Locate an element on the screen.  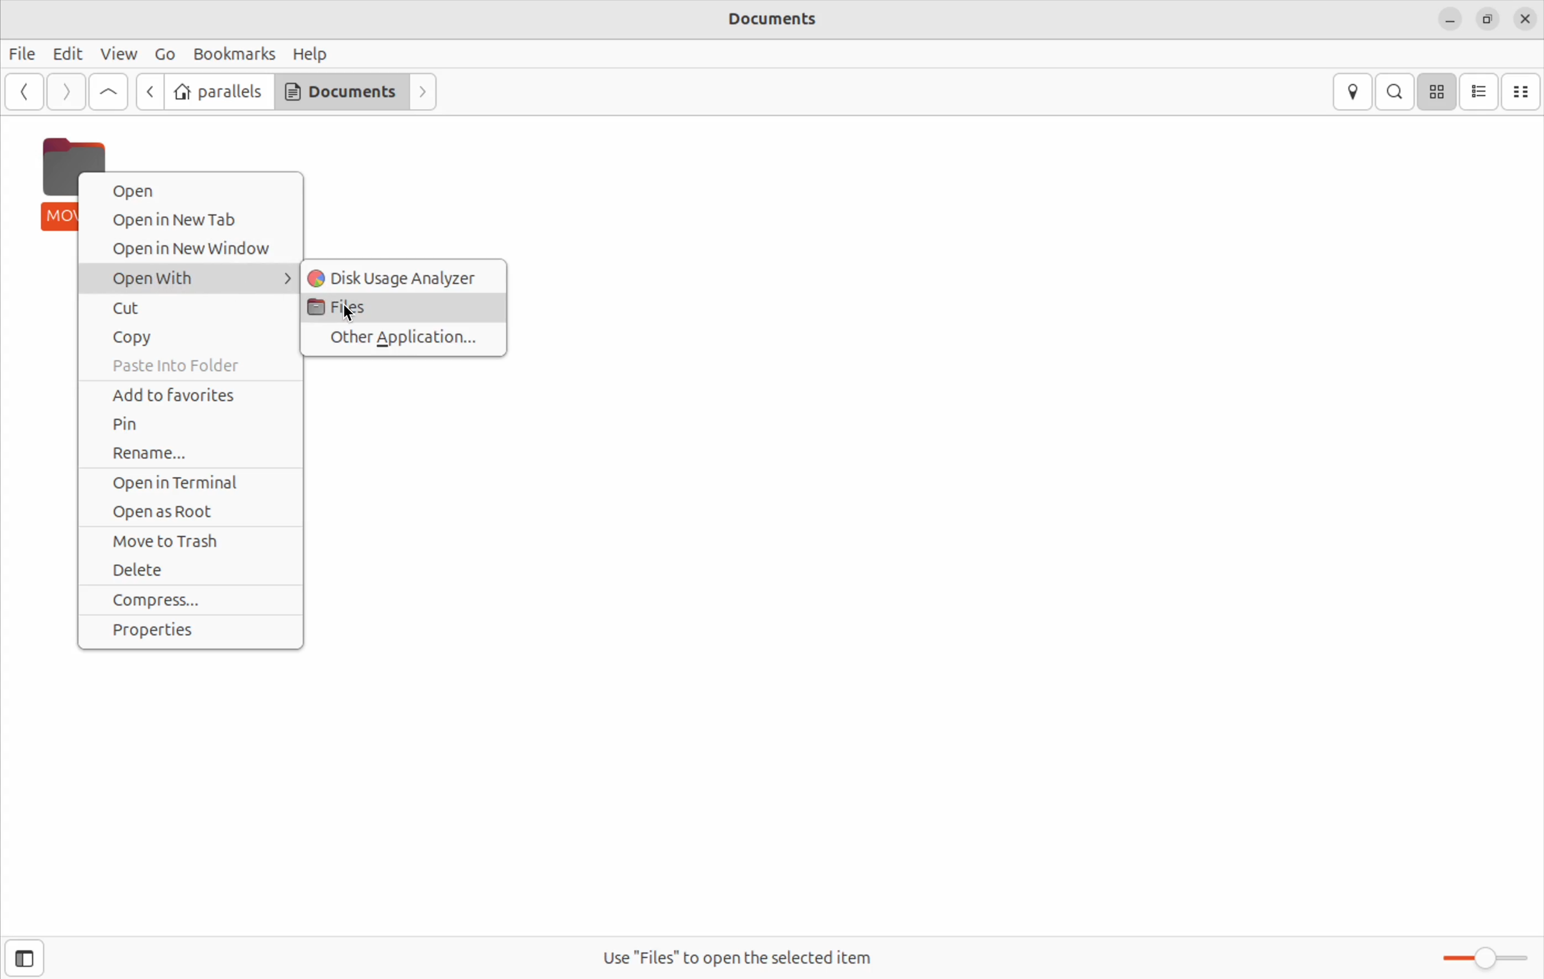
Use"Files" to open the selected item is located at coordinates (745, 957).